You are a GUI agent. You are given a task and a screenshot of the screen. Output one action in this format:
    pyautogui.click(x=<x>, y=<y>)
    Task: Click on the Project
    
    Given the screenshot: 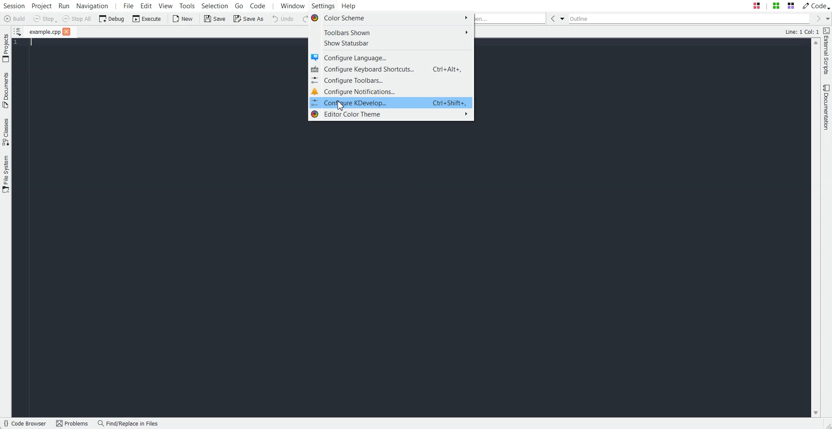 What is the action you would take?
    pyautogui.click(x=41, y=6)
    